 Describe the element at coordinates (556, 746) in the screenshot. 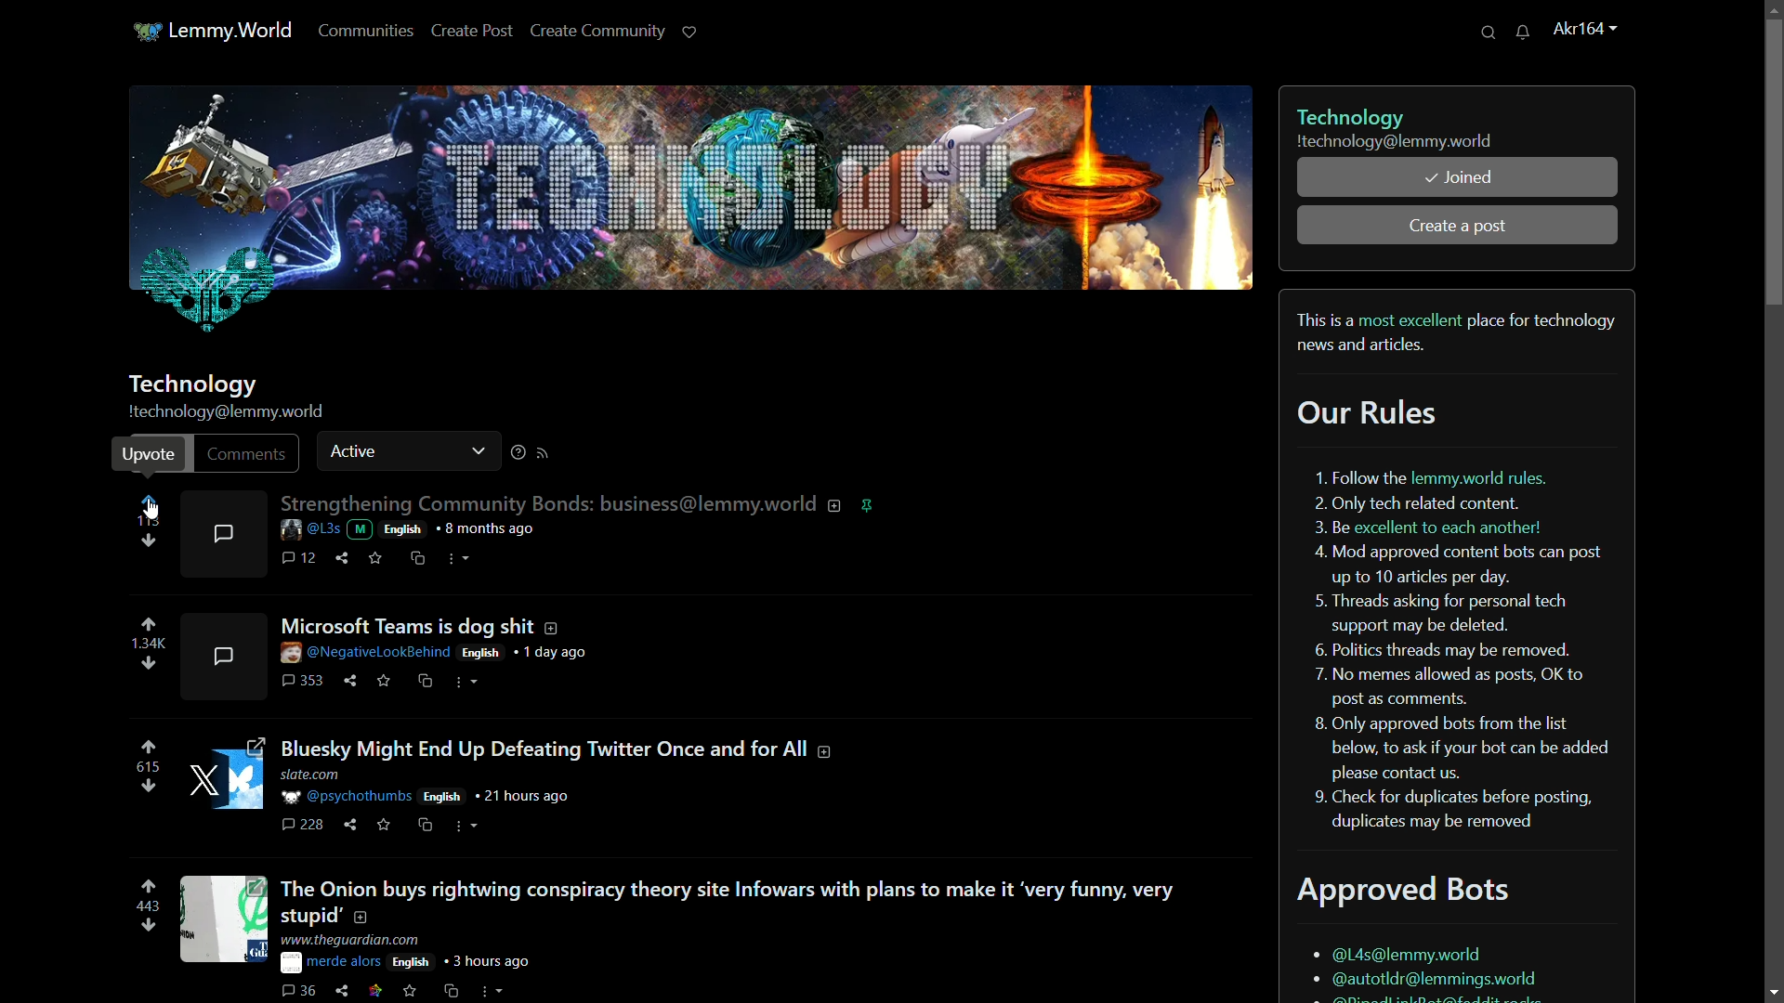

I see `post-3` at that location.